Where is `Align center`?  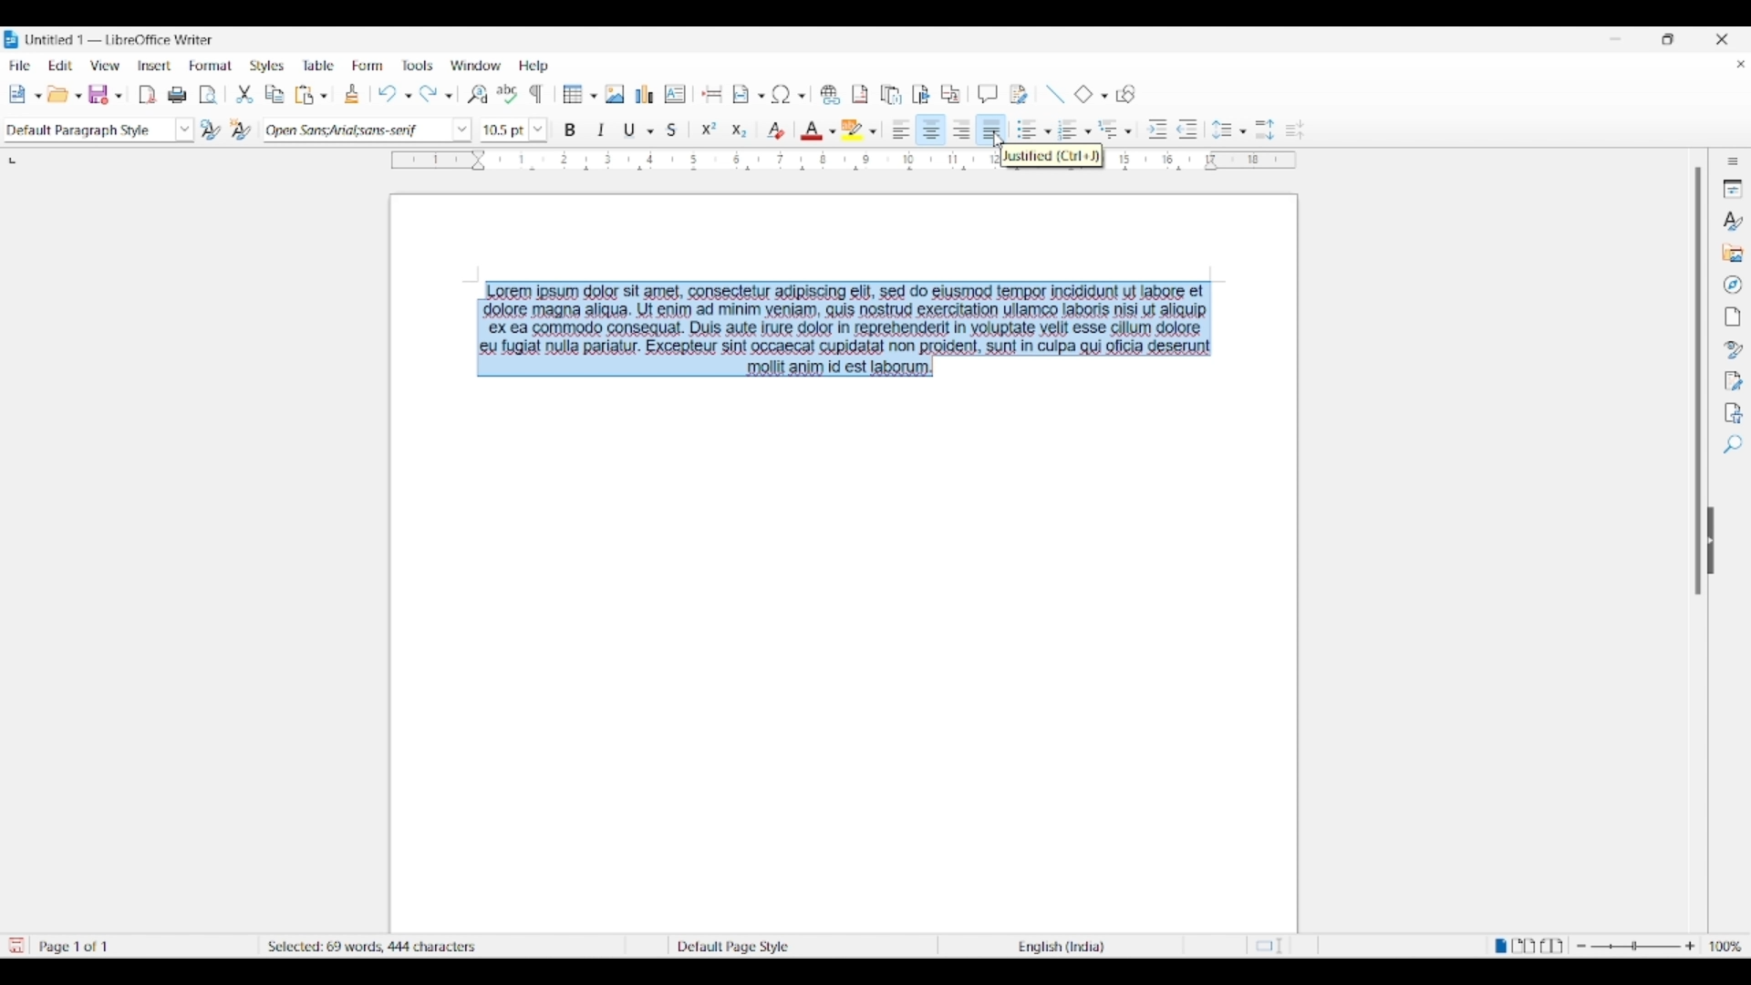 Align center is located at coordinates (931, 130).